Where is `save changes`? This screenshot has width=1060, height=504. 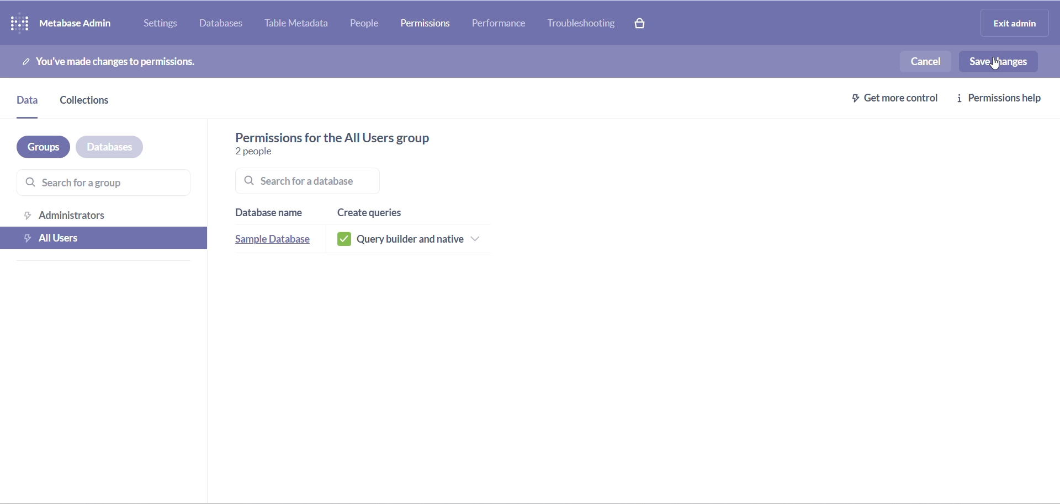
save changes is located at coordinates (998, 61).